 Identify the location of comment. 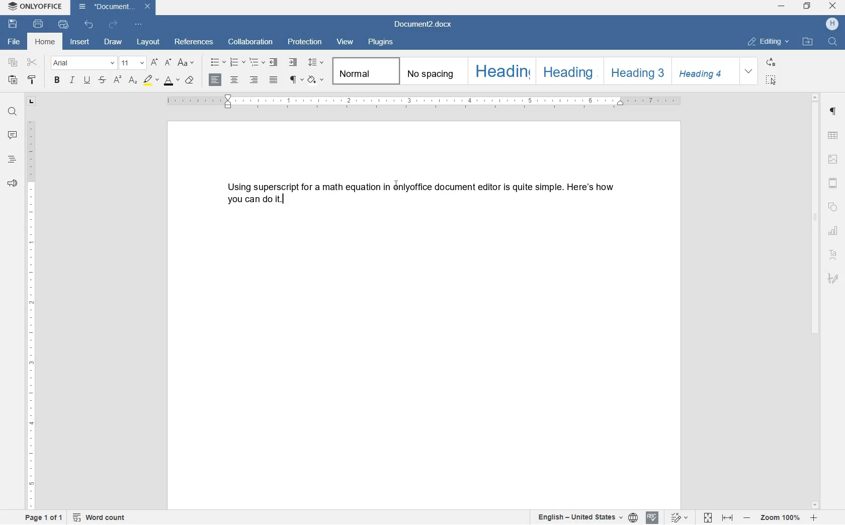
(12, 135).